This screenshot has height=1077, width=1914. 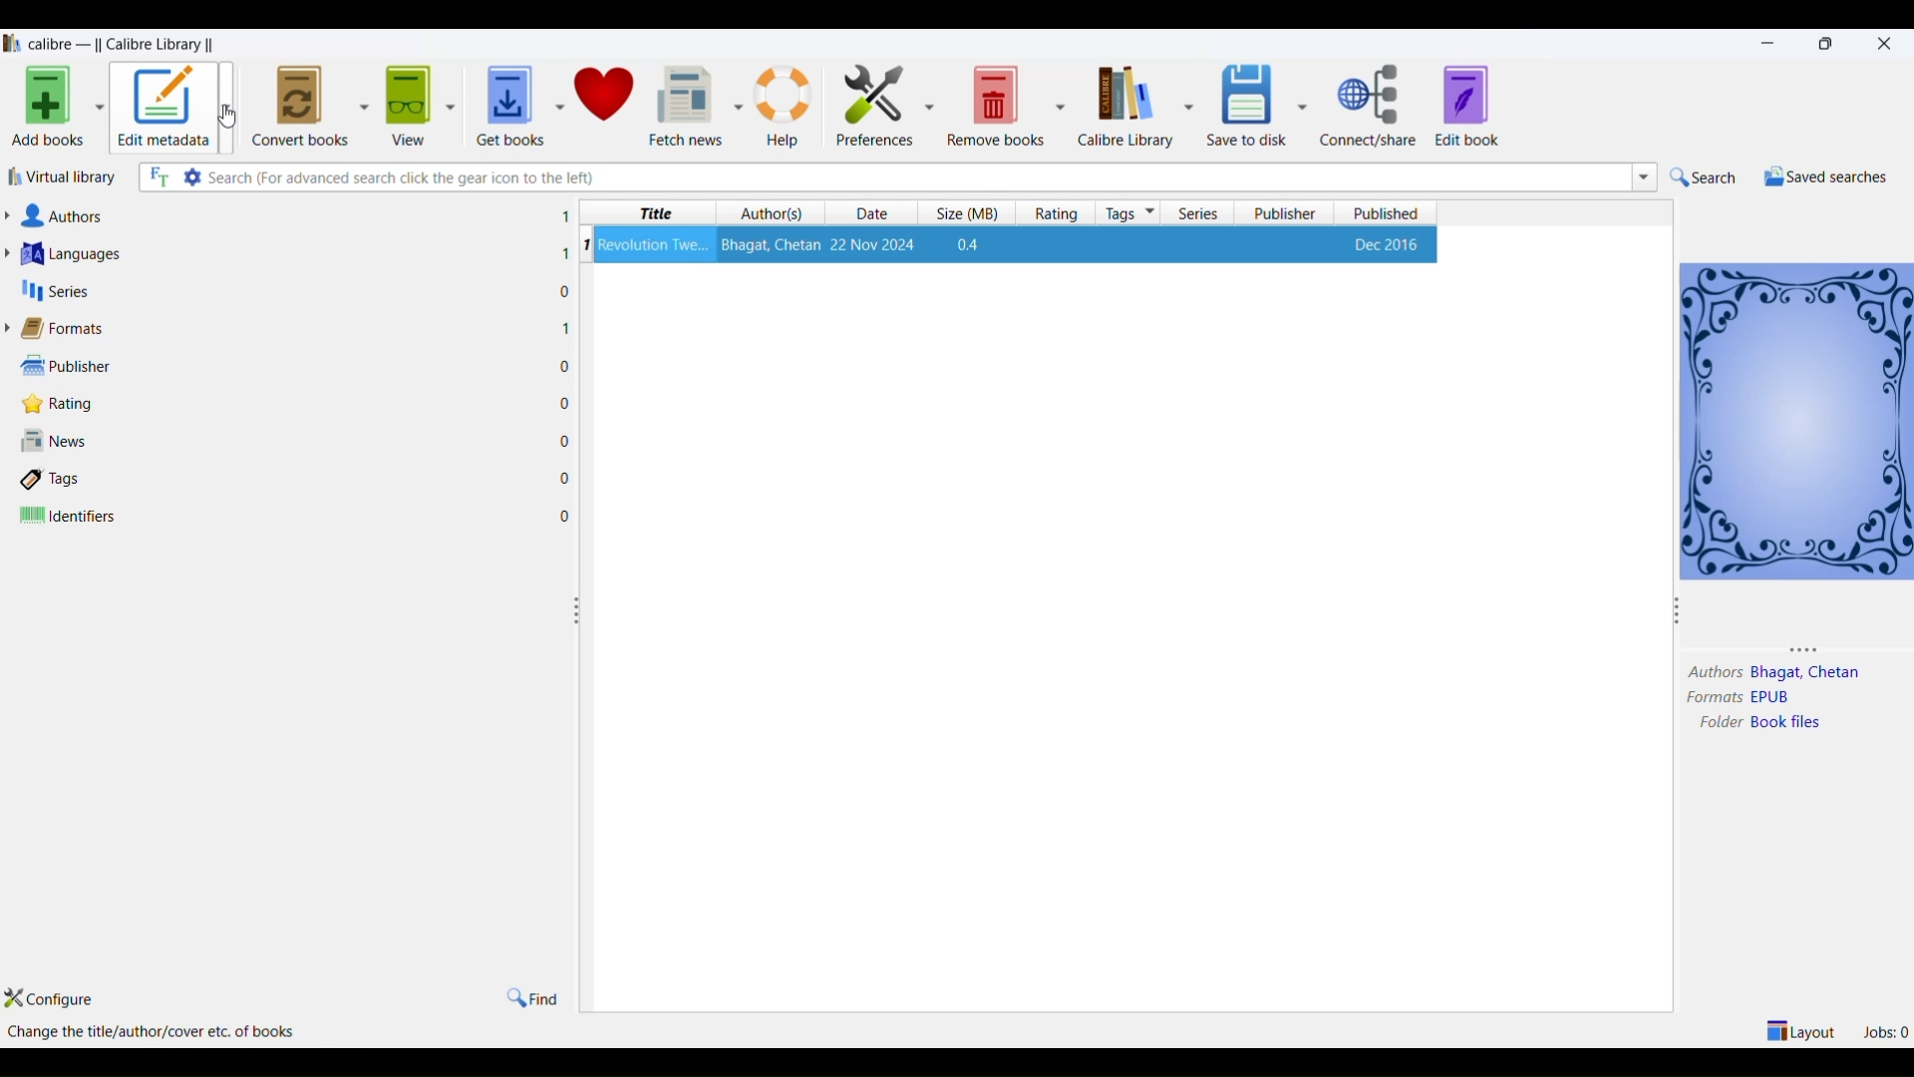 What do you see at coordinates (1885, 41) in the screenshot?
I see `close` at bounding box center [1885, 41].